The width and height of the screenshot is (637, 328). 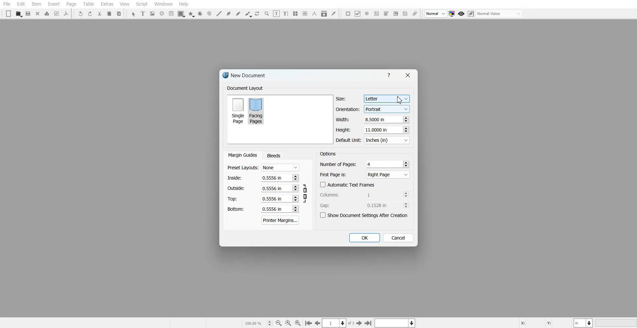 I want to click on Unlink Text Frame, so click(x=305, y=14).